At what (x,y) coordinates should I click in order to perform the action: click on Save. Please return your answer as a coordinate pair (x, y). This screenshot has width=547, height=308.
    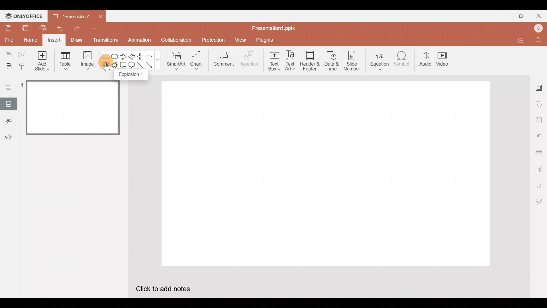
    Looking at the image, I should click on (8, 29).